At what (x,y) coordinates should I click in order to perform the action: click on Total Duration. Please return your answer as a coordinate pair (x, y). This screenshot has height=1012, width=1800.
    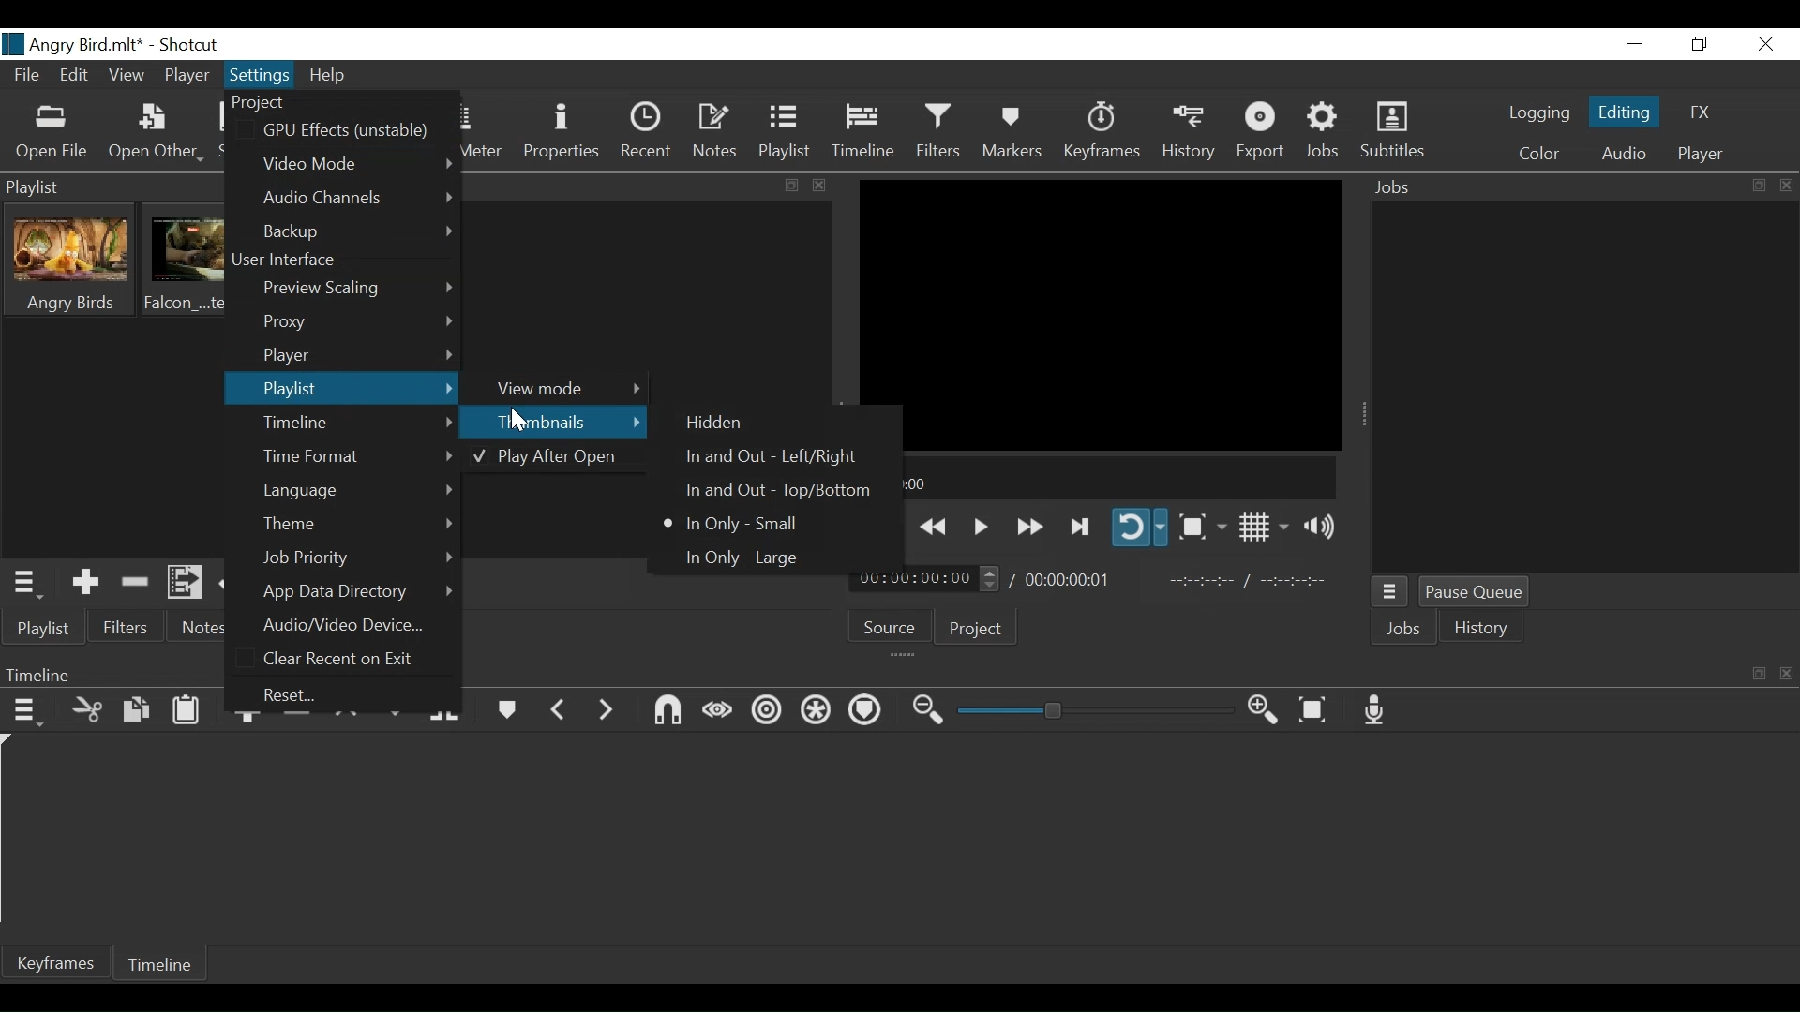
    Looking at the image, I should click on (1067, 578).